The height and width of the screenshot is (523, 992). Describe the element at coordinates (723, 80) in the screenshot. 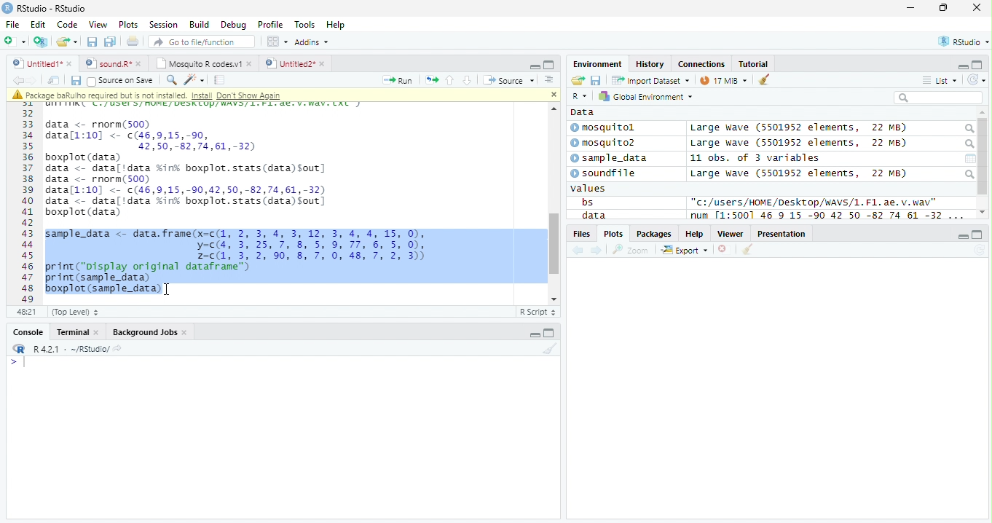

I see `17 MiB` at that location.